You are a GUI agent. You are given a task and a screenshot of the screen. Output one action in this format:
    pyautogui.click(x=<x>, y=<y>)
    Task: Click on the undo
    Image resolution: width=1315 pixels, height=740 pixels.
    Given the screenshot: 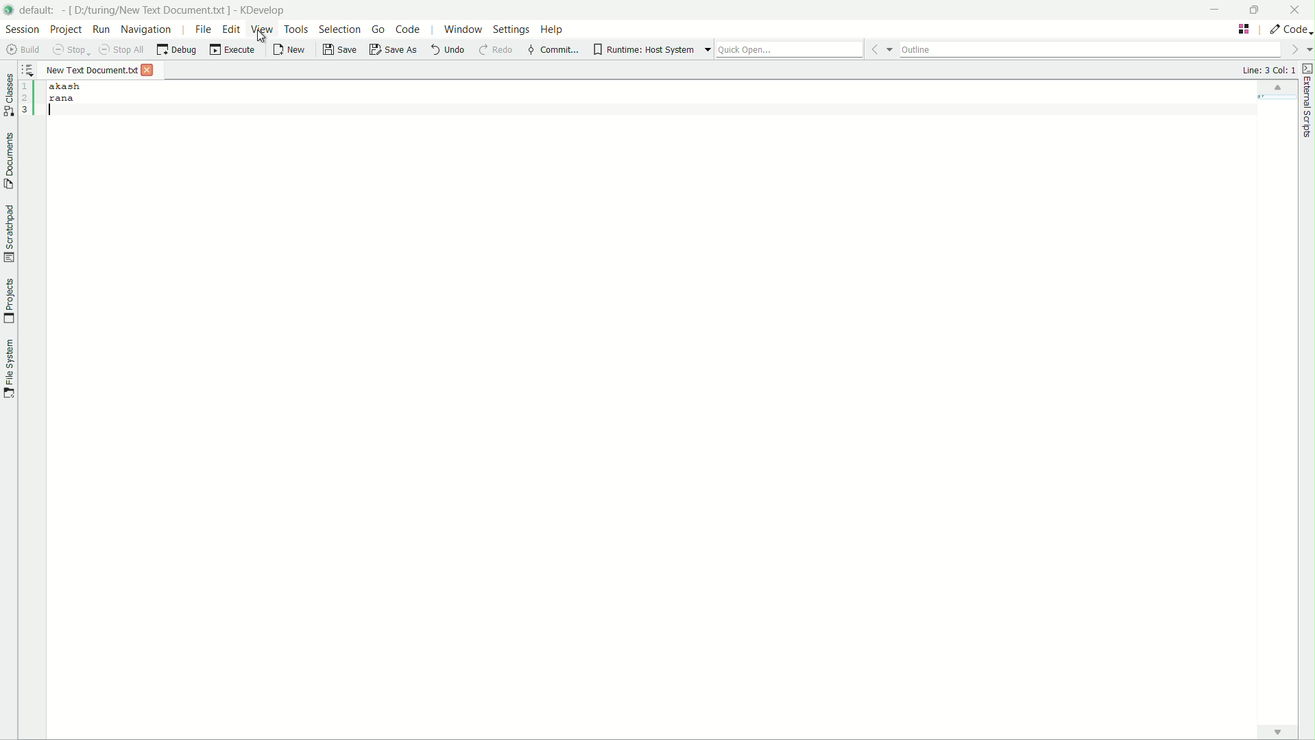 What is the action you would take?
    pyautogui.click(x=448, y=51)
    